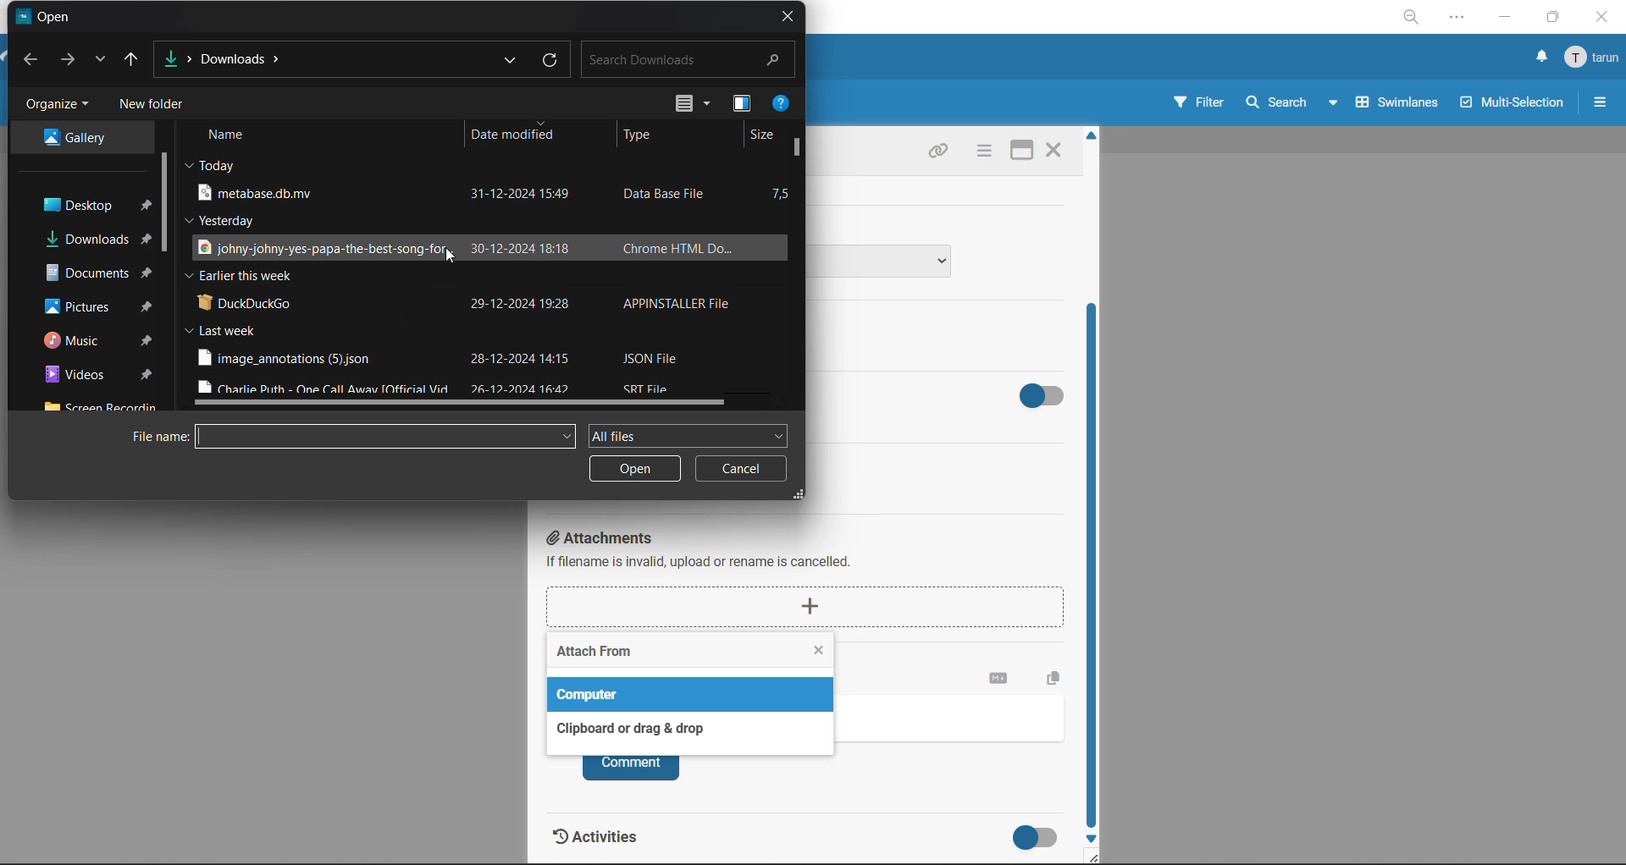 The width and height of the screenshot is (1626, 865). What do you see at coordinates (646, 136) in the screenshot?
I see `type` at bounding box center [646, 136].